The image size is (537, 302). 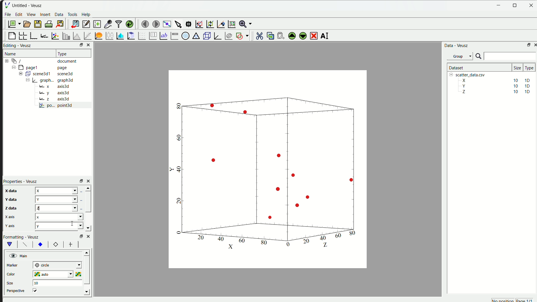 I want to click on x data, so click(x=11, y=191).